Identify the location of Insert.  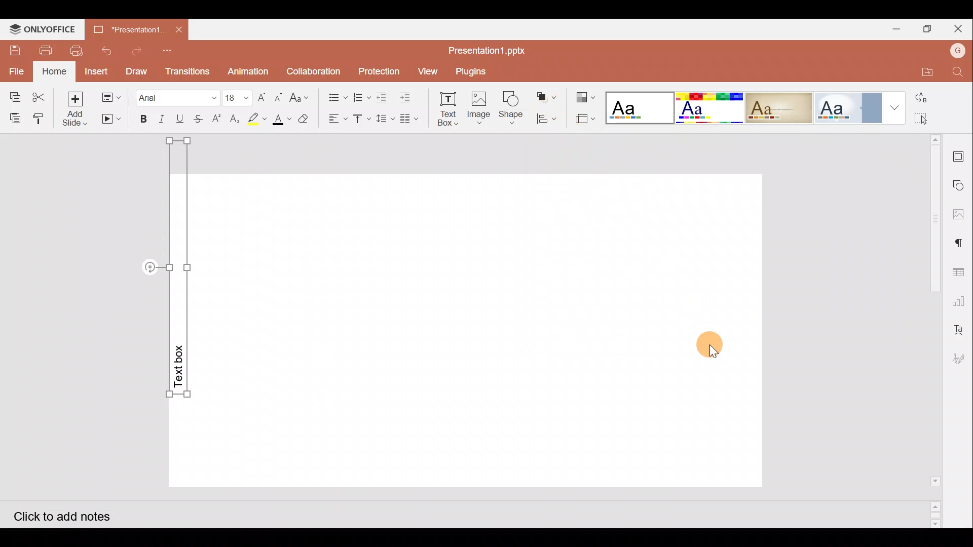
(96, 71).